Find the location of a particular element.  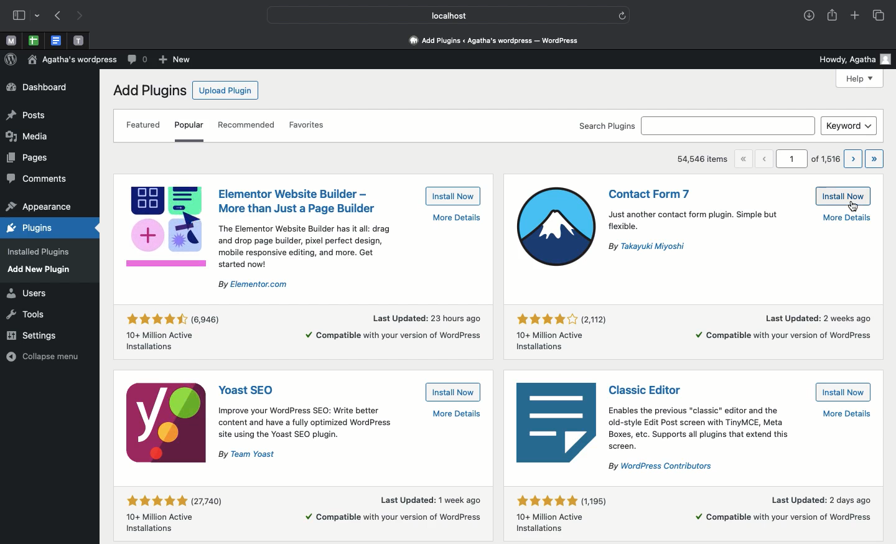

Wordpress name is located at coordinates (73, 62).